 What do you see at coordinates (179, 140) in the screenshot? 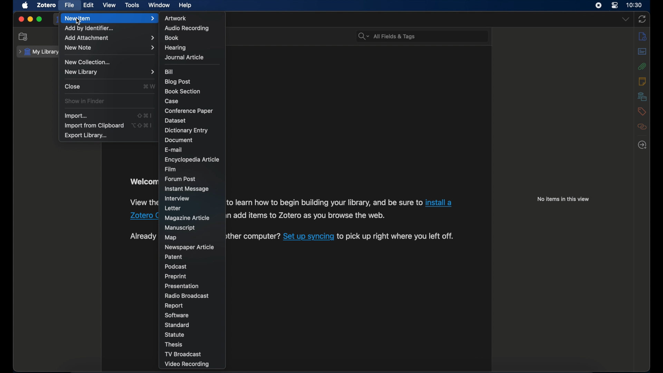
I see `document` at bounding box center [179, 140].